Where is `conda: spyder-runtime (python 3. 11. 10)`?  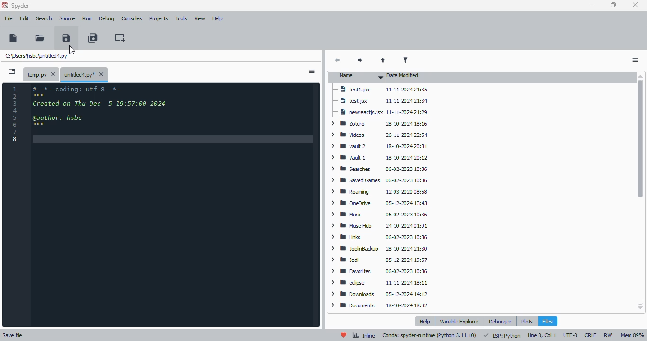
conda: spyder-runtime (python 3. 11. 10) is located at coordinates (430, 336).